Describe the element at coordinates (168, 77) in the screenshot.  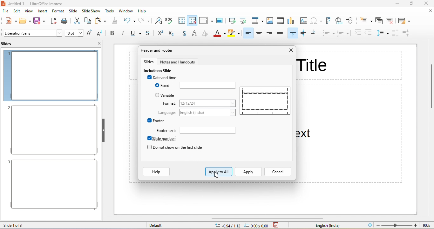
I see `date and time` at that location.